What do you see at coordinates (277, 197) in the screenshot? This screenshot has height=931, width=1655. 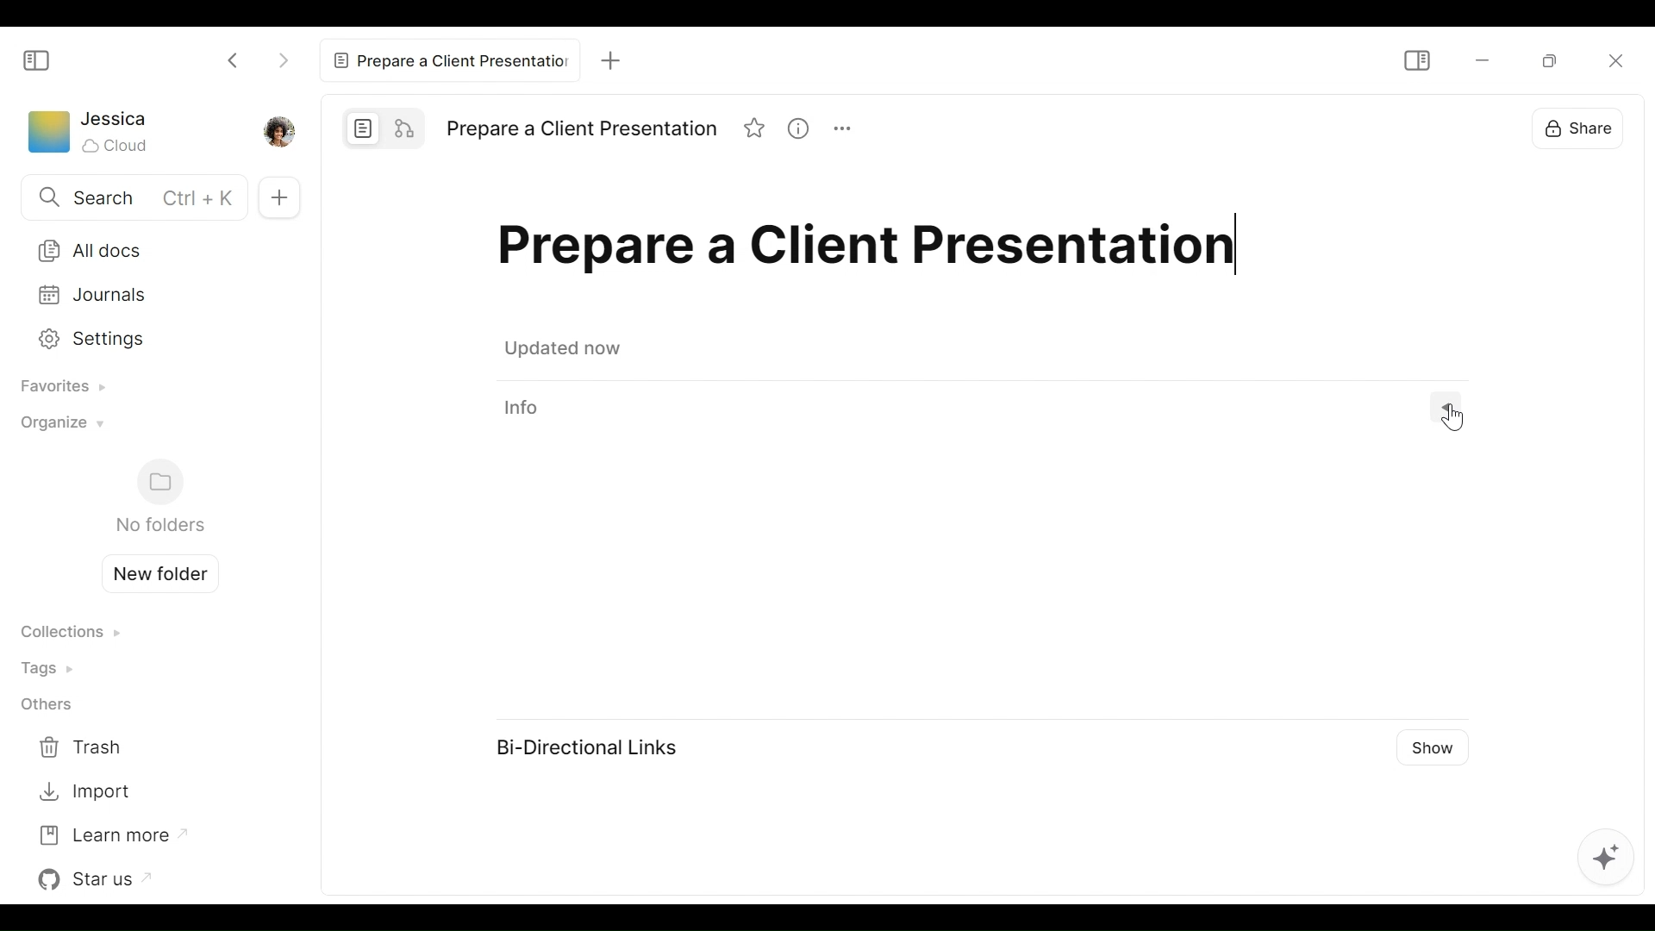 I see `Add new` at bounding box center [277, 197].